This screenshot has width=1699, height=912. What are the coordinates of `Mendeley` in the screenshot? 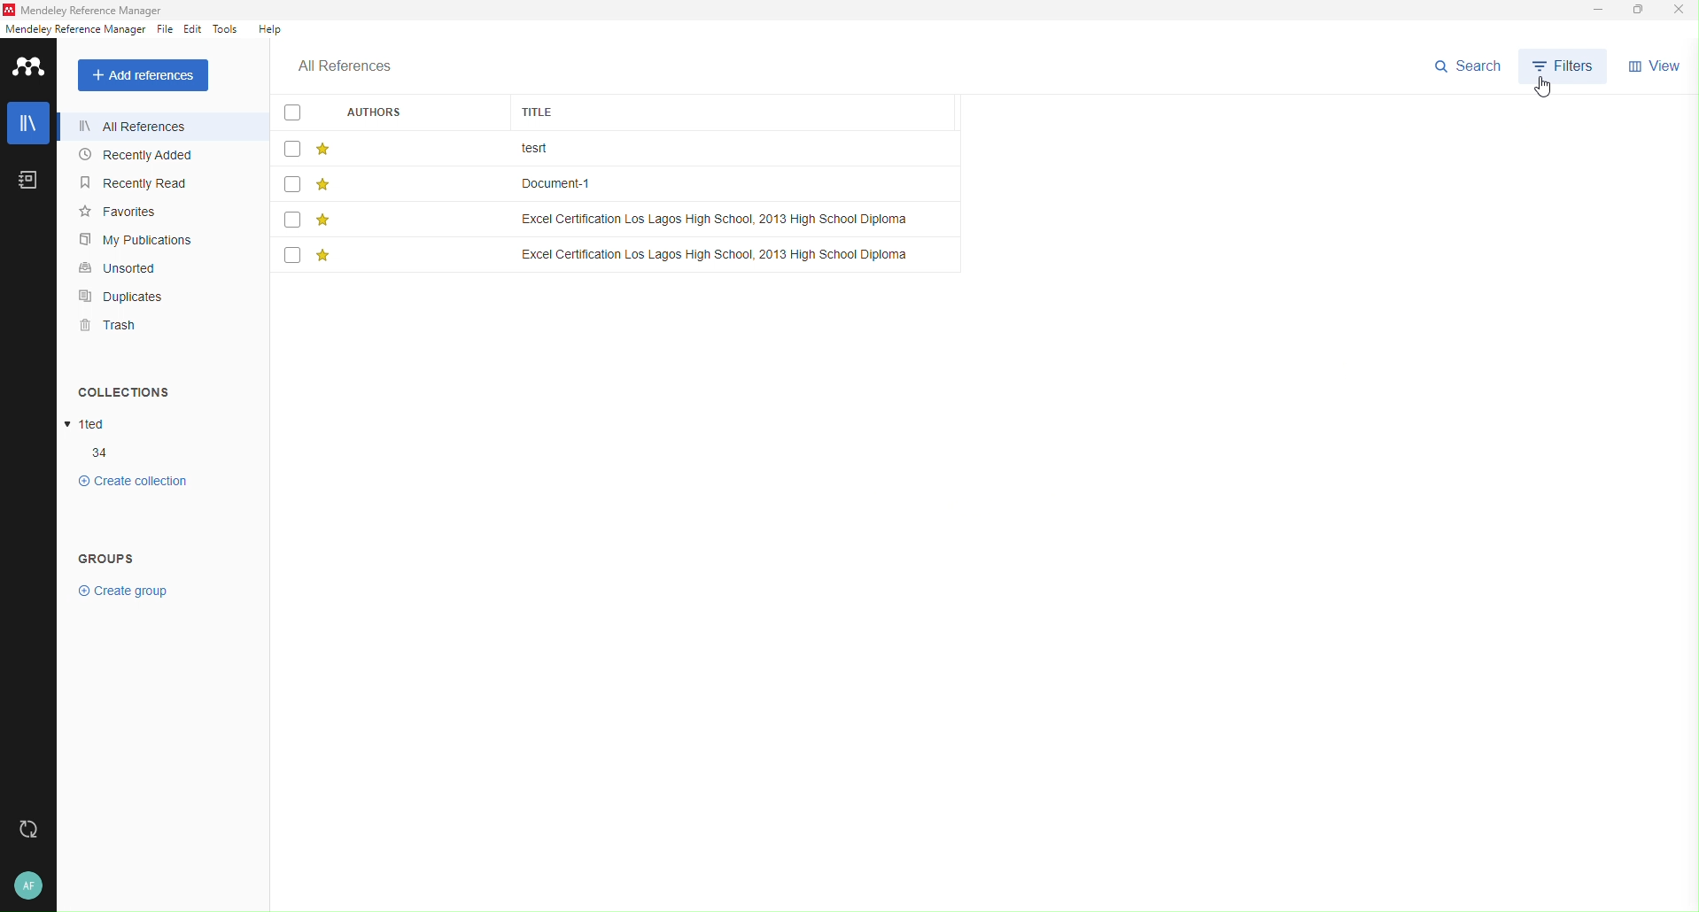 It's located at (30, 65).